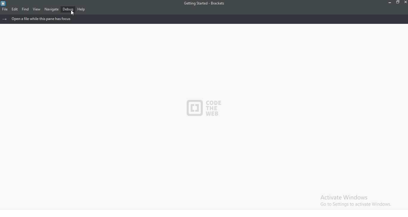 The image size is (408, 217). I want to click on find, so click(25, 9).